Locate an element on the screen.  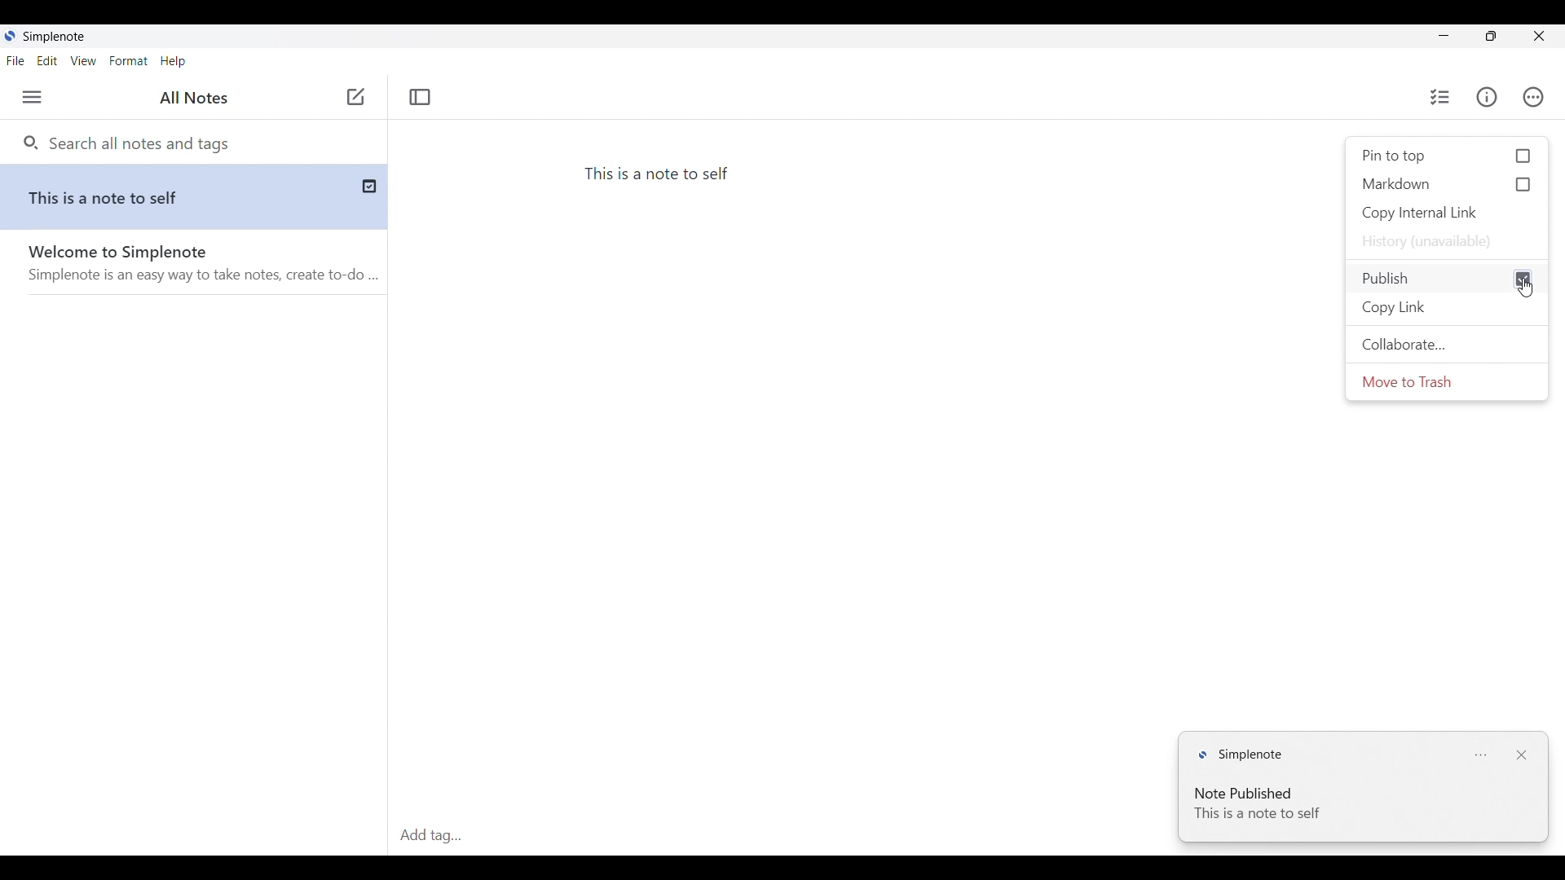
publish is located at coordinates (1431, 278).